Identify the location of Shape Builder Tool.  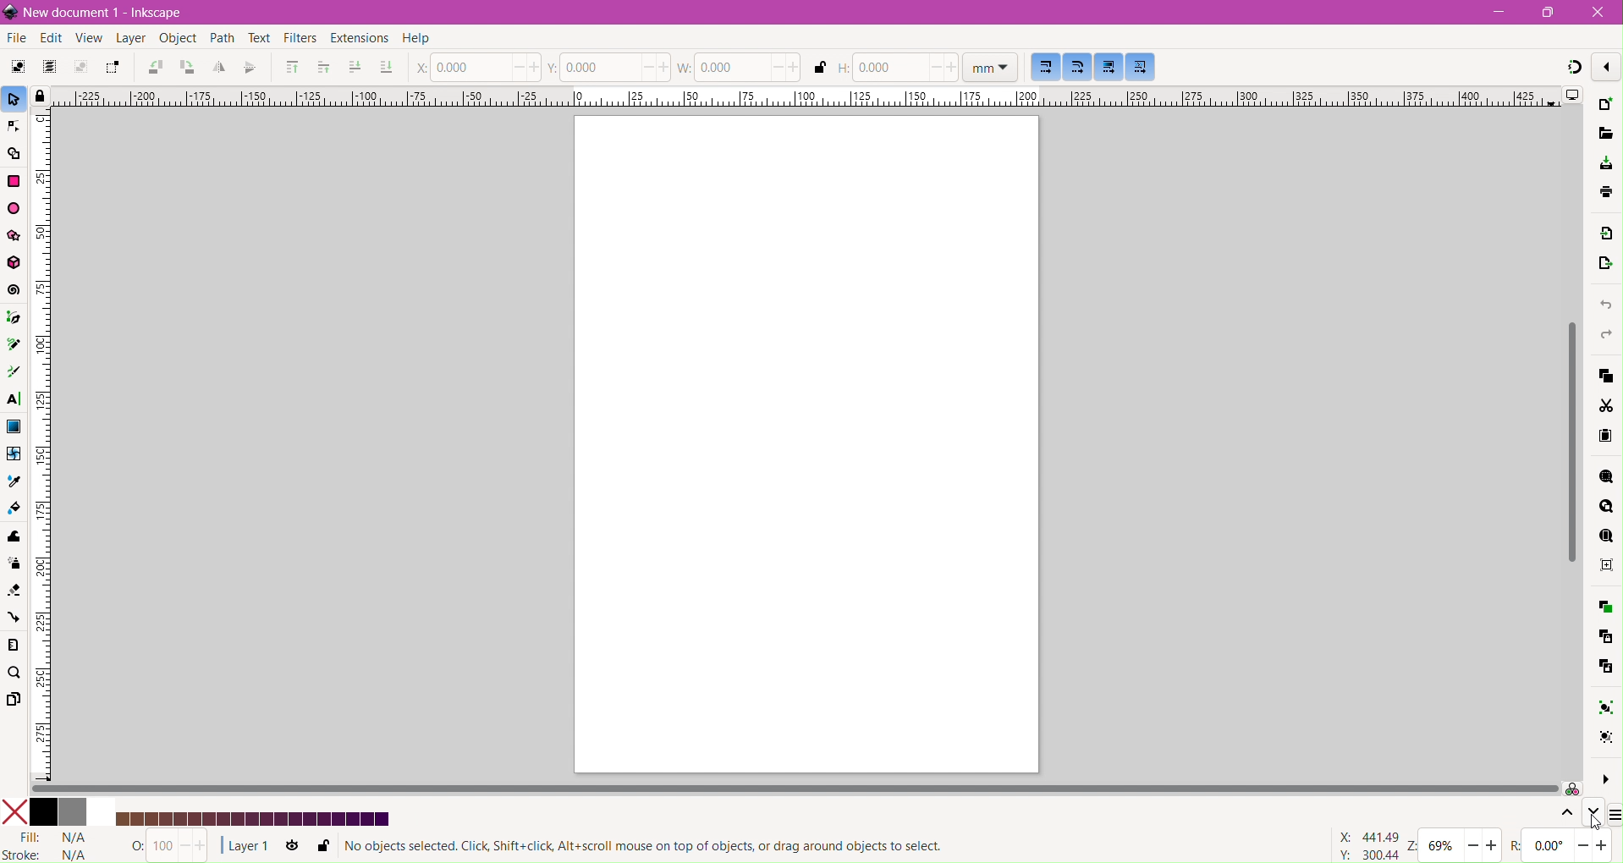
(14, 155).